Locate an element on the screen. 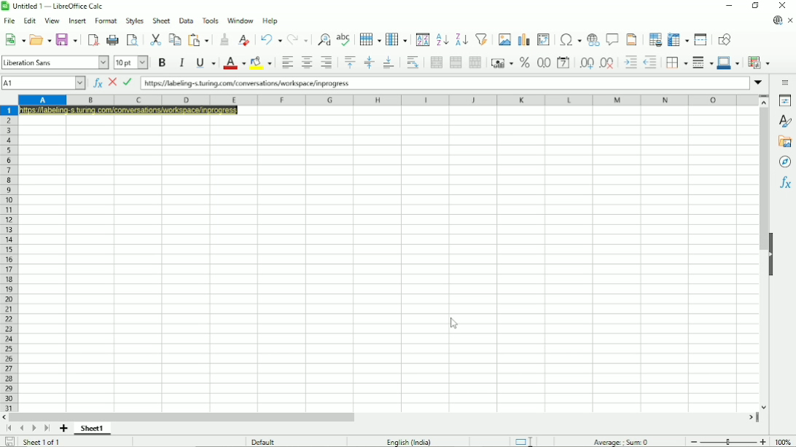  Edit is located at coordinates (30, 20).